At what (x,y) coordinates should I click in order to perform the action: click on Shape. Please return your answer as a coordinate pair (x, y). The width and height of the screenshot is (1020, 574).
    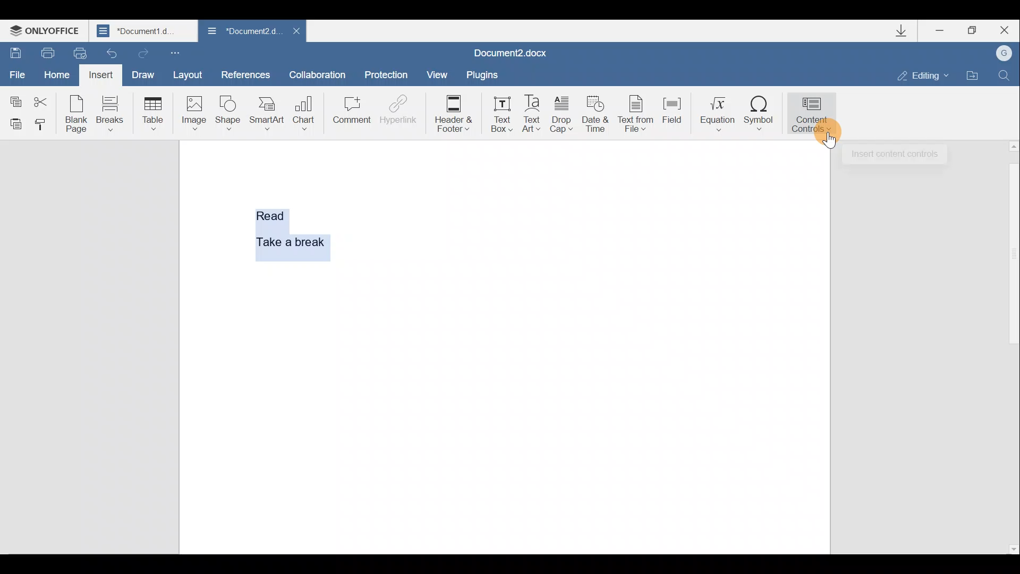
    Looking at the image, I should click on (226, 114).